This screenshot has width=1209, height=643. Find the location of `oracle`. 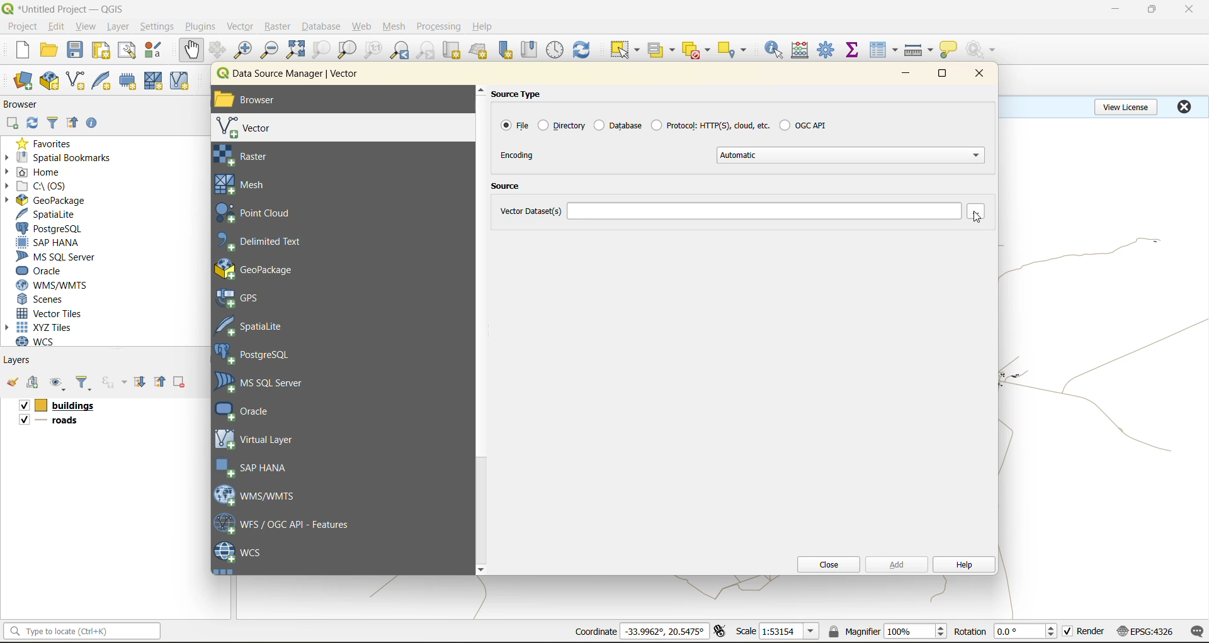

oracle is located at coordinates (253, 411).